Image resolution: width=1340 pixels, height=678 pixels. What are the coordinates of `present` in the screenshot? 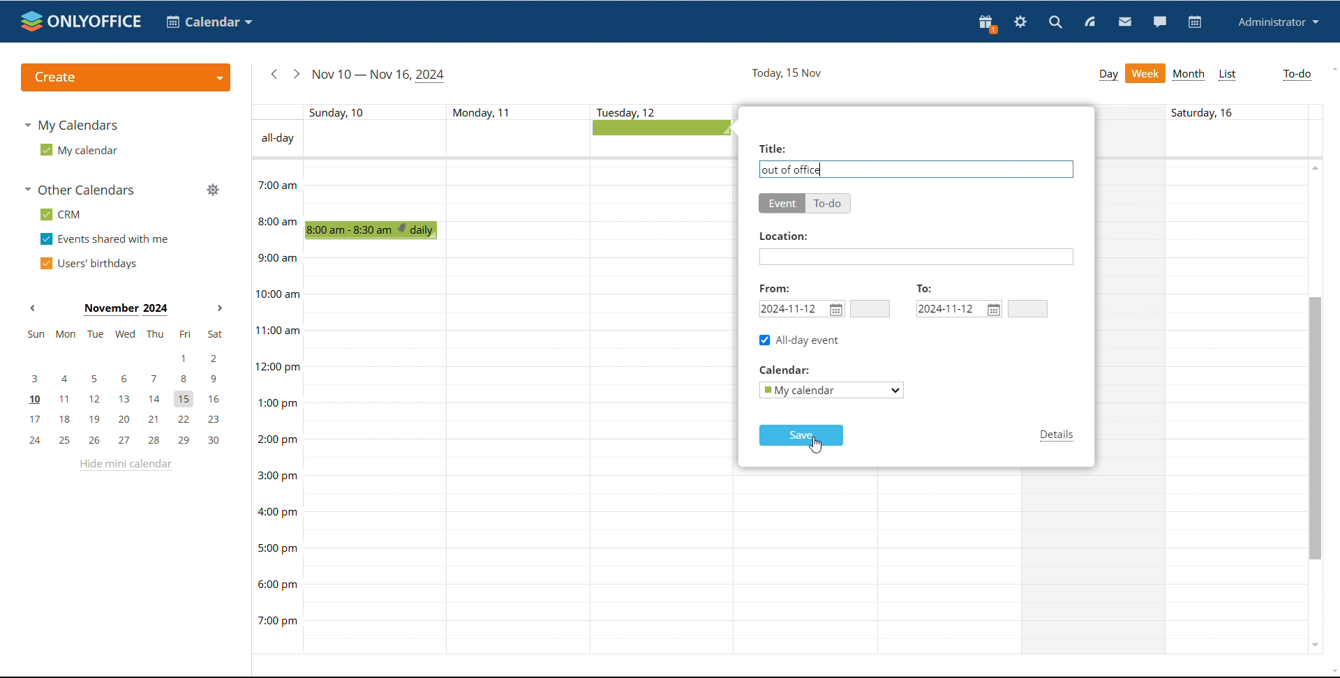 It's located at (988, 24).